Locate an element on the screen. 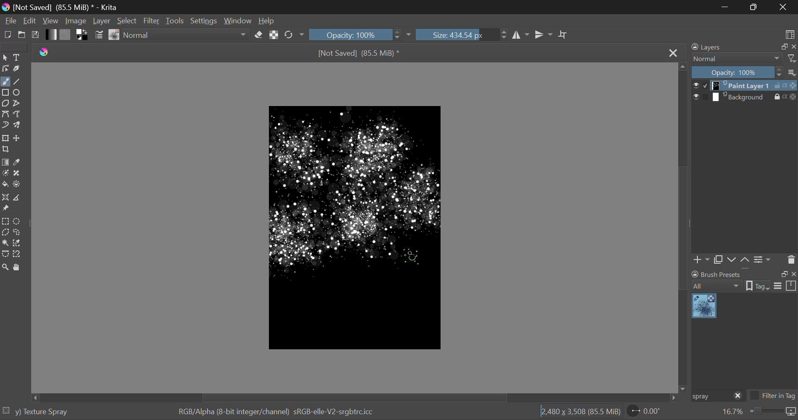 The width and height of the screenshot is (798, 420). Brush Settings is located at coordinates (99, 36).